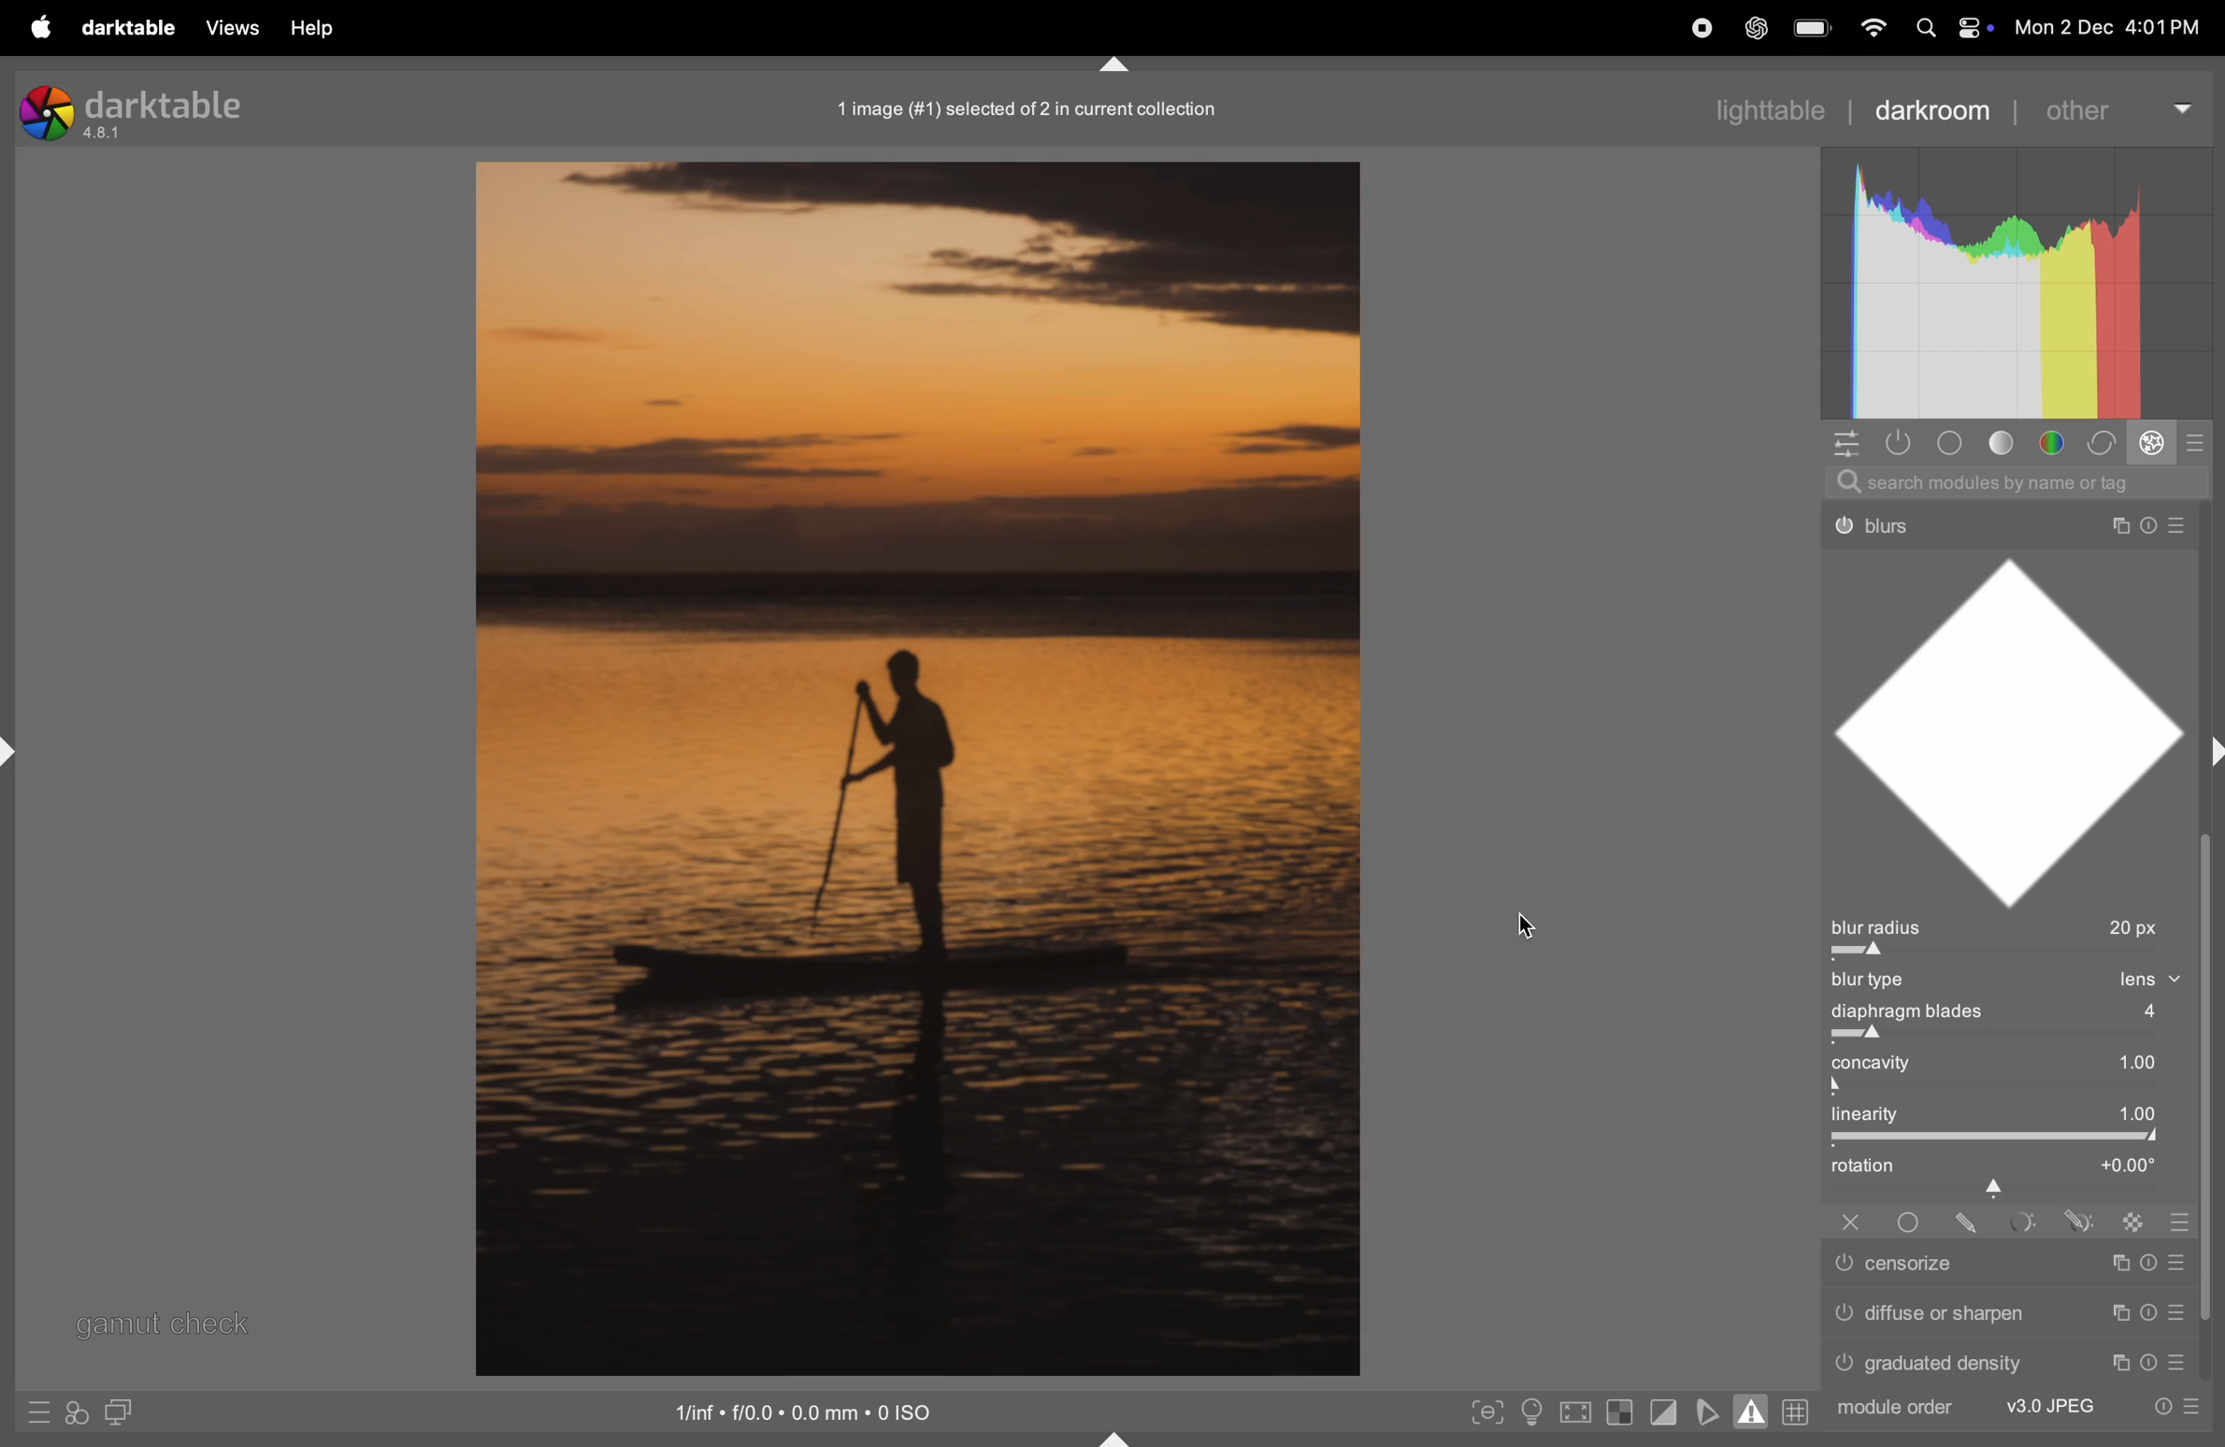 This screenshot has width=2225, height=1447. Describe the element at coordinates (2013, 1036) in the screenshot. I see `toggle bar` at that location.